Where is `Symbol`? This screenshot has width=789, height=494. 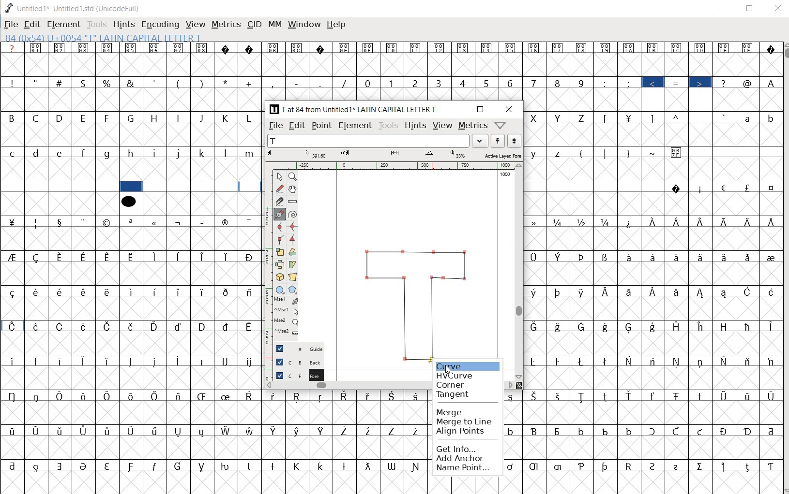
Symbol is located at coordinates (61, 466).